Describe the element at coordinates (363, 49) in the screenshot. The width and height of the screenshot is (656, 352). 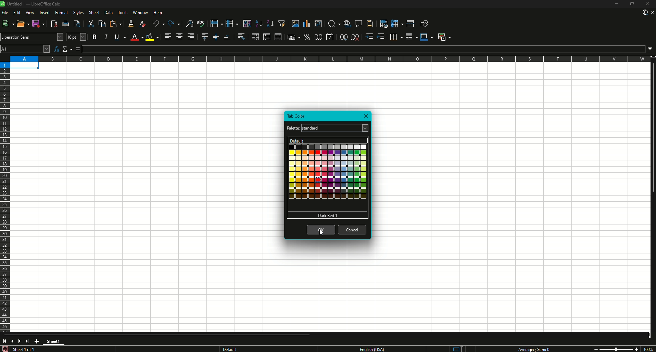
I see `Formula` at that location.